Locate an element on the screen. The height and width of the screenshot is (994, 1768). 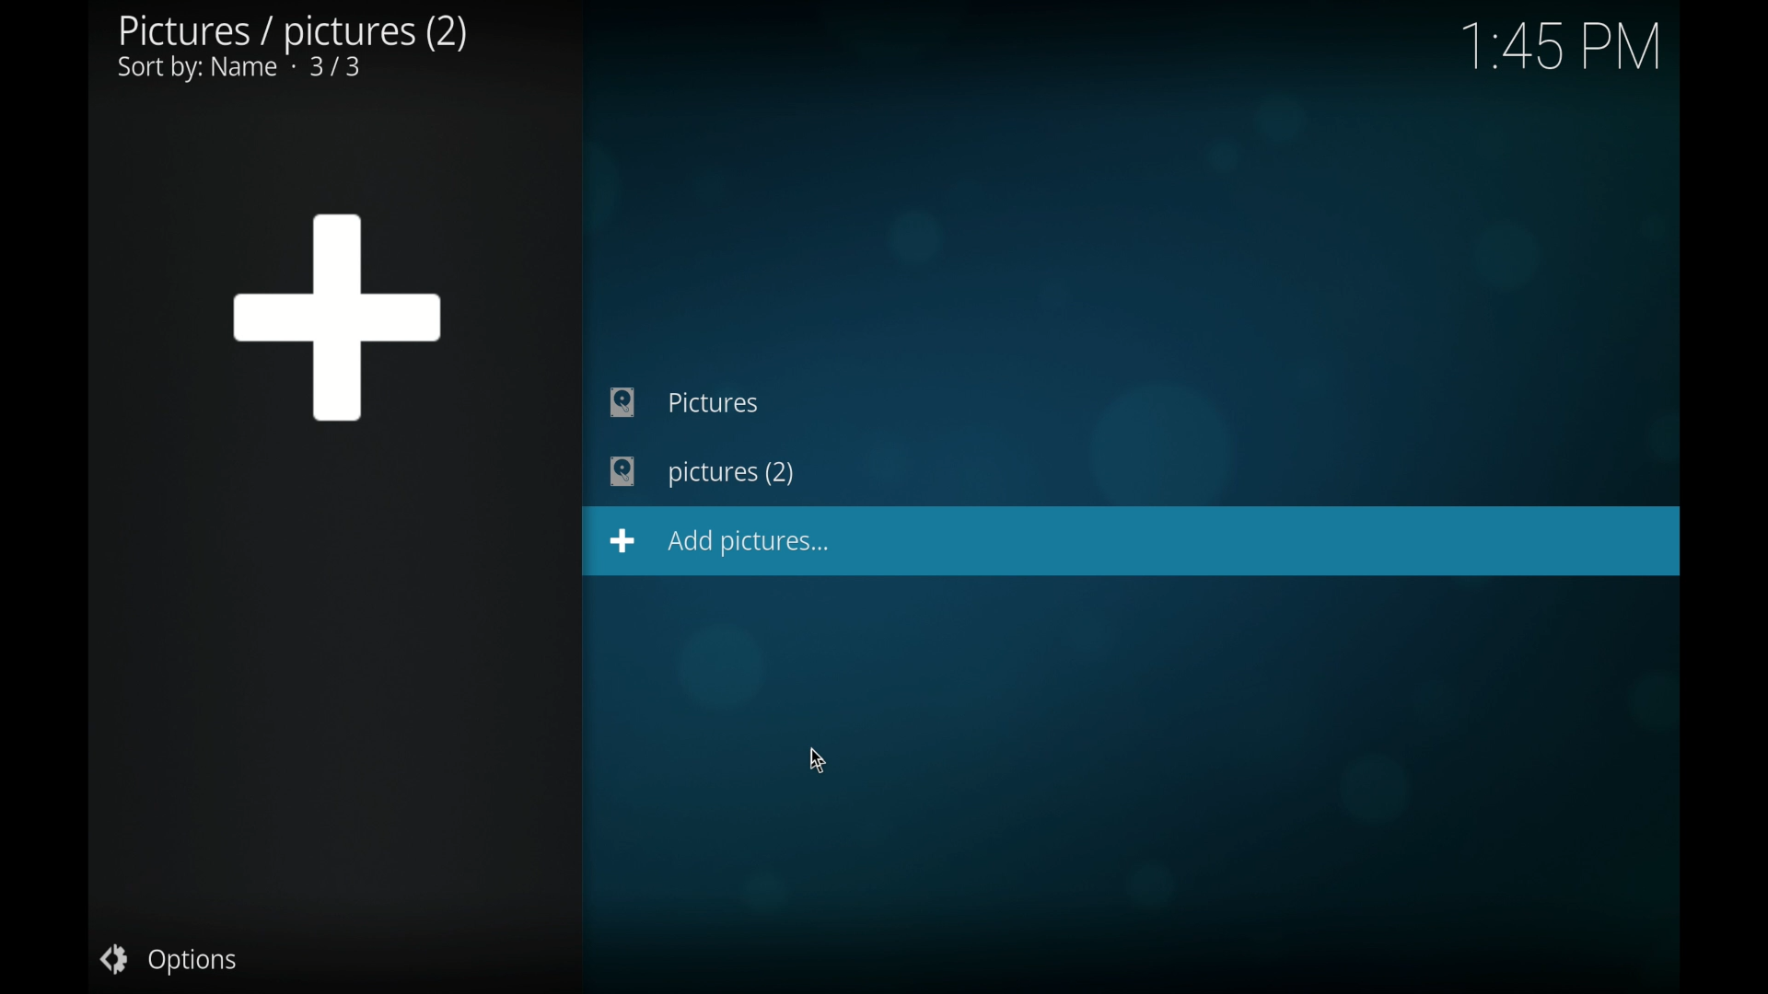
options is located at coordinates (169, 959).